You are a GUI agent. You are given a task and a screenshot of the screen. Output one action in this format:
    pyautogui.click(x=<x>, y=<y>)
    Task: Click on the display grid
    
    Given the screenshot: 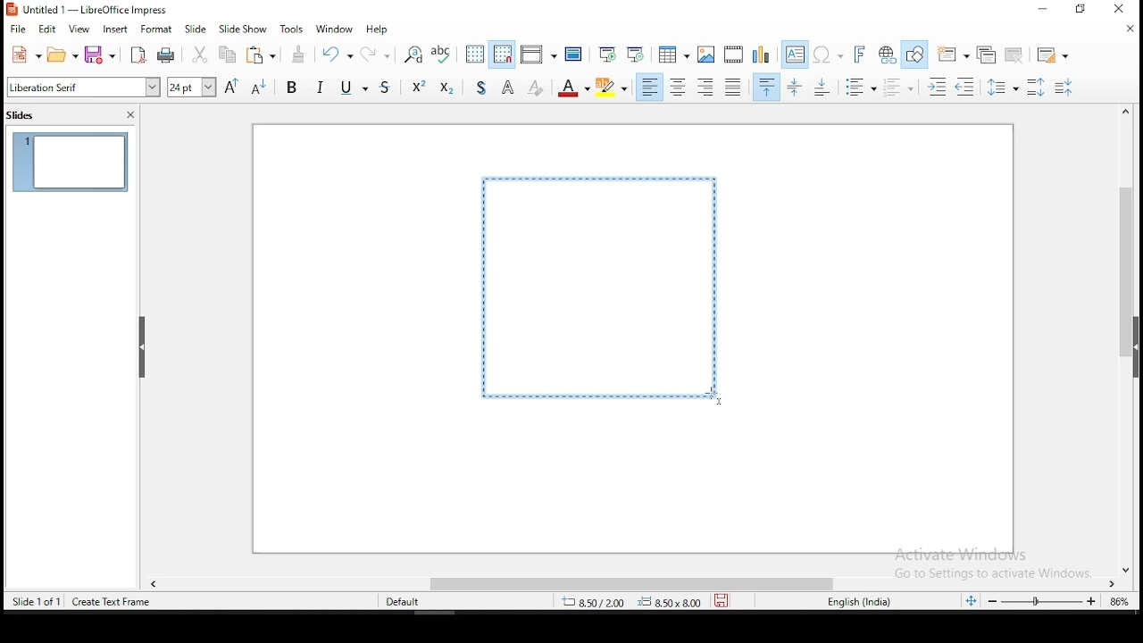 What is the action you would take?
    pyautogui.click(x=471, y=54)
    